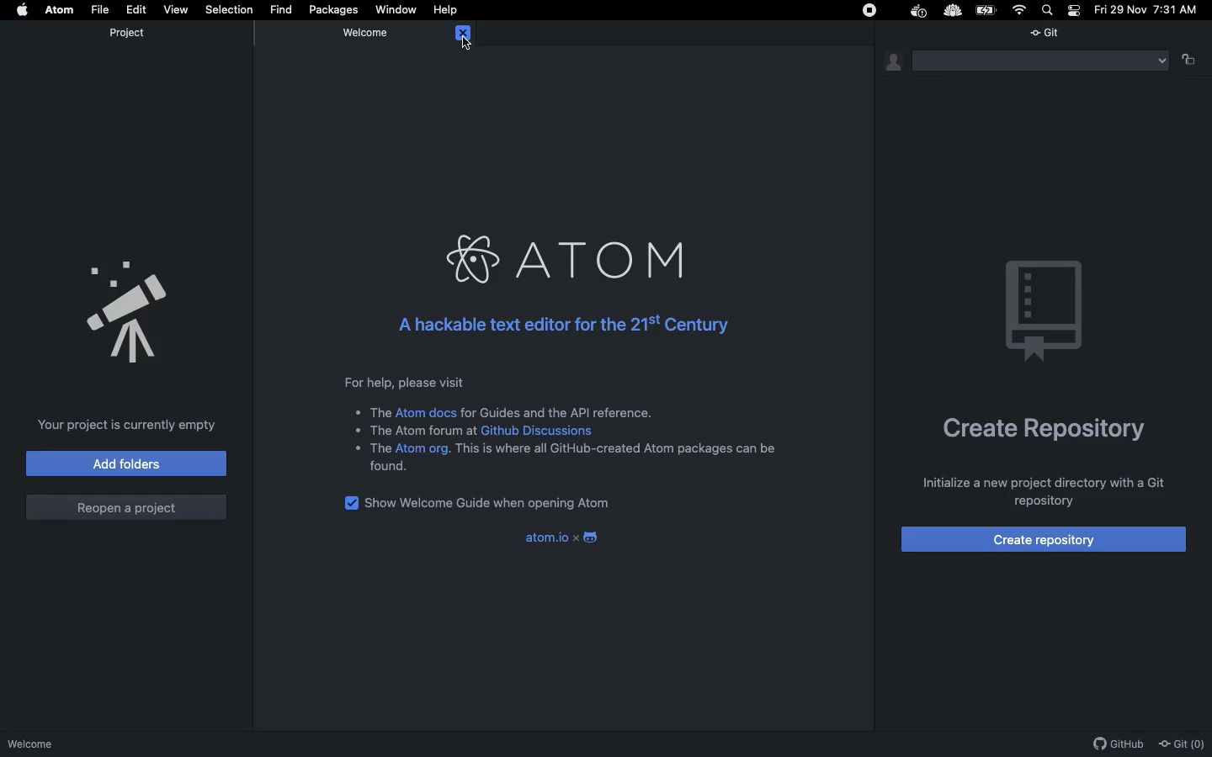 Image resolution: width=1212 pixels, height=757 pixels. Describe the element at coordinates (231, 10) in the screenshot. I see `Selection` at that location.